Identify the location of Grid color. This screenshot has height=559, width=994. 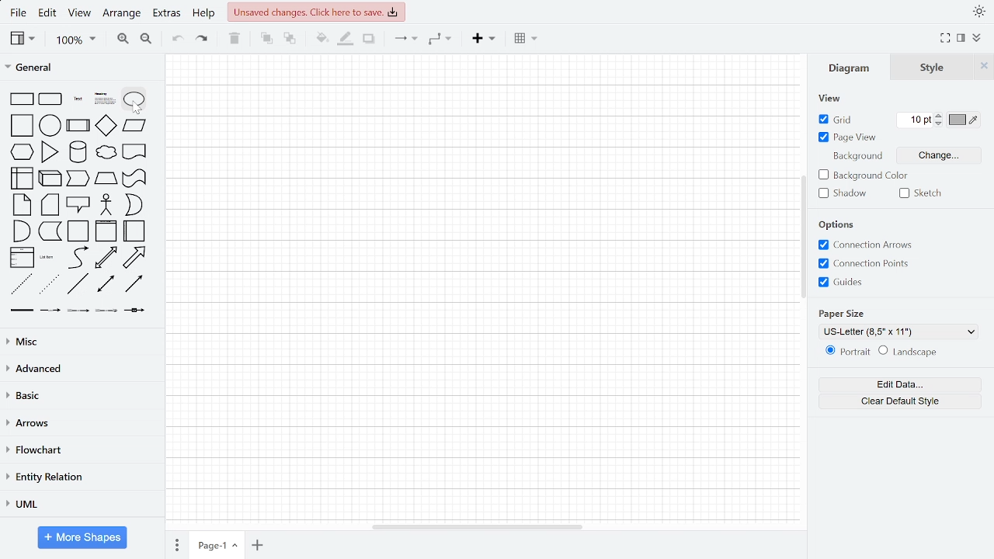
(966, 120).